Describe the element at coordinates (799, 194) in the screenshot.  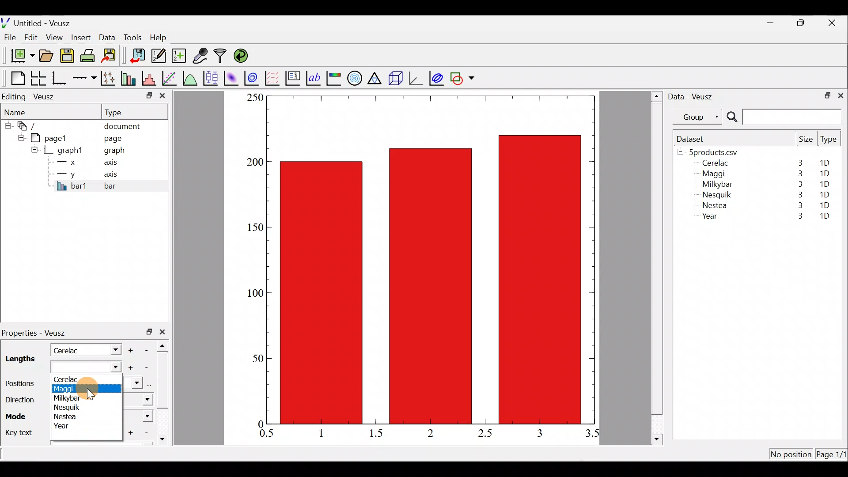
I see `3` at that location.